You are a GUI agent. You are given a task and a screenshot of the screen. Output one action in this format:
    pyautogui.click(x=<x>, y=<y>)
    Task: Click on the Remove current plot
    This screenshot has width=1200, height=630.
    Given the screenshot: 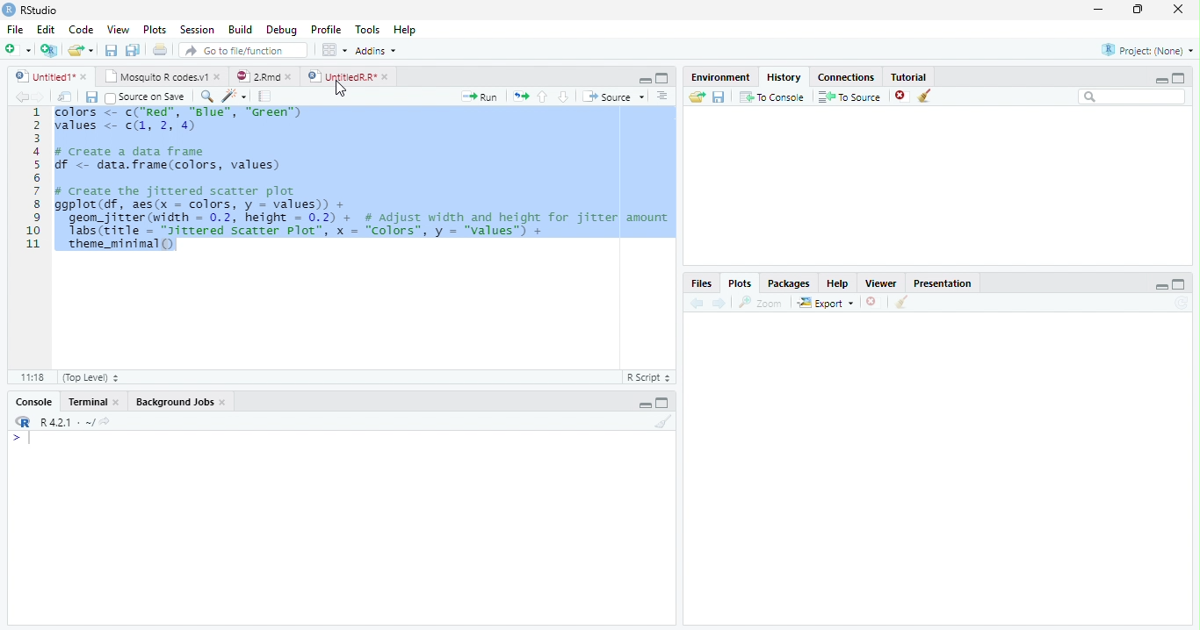 What is the action you would take?
    pyautogui.click(x=873, y=303)
    